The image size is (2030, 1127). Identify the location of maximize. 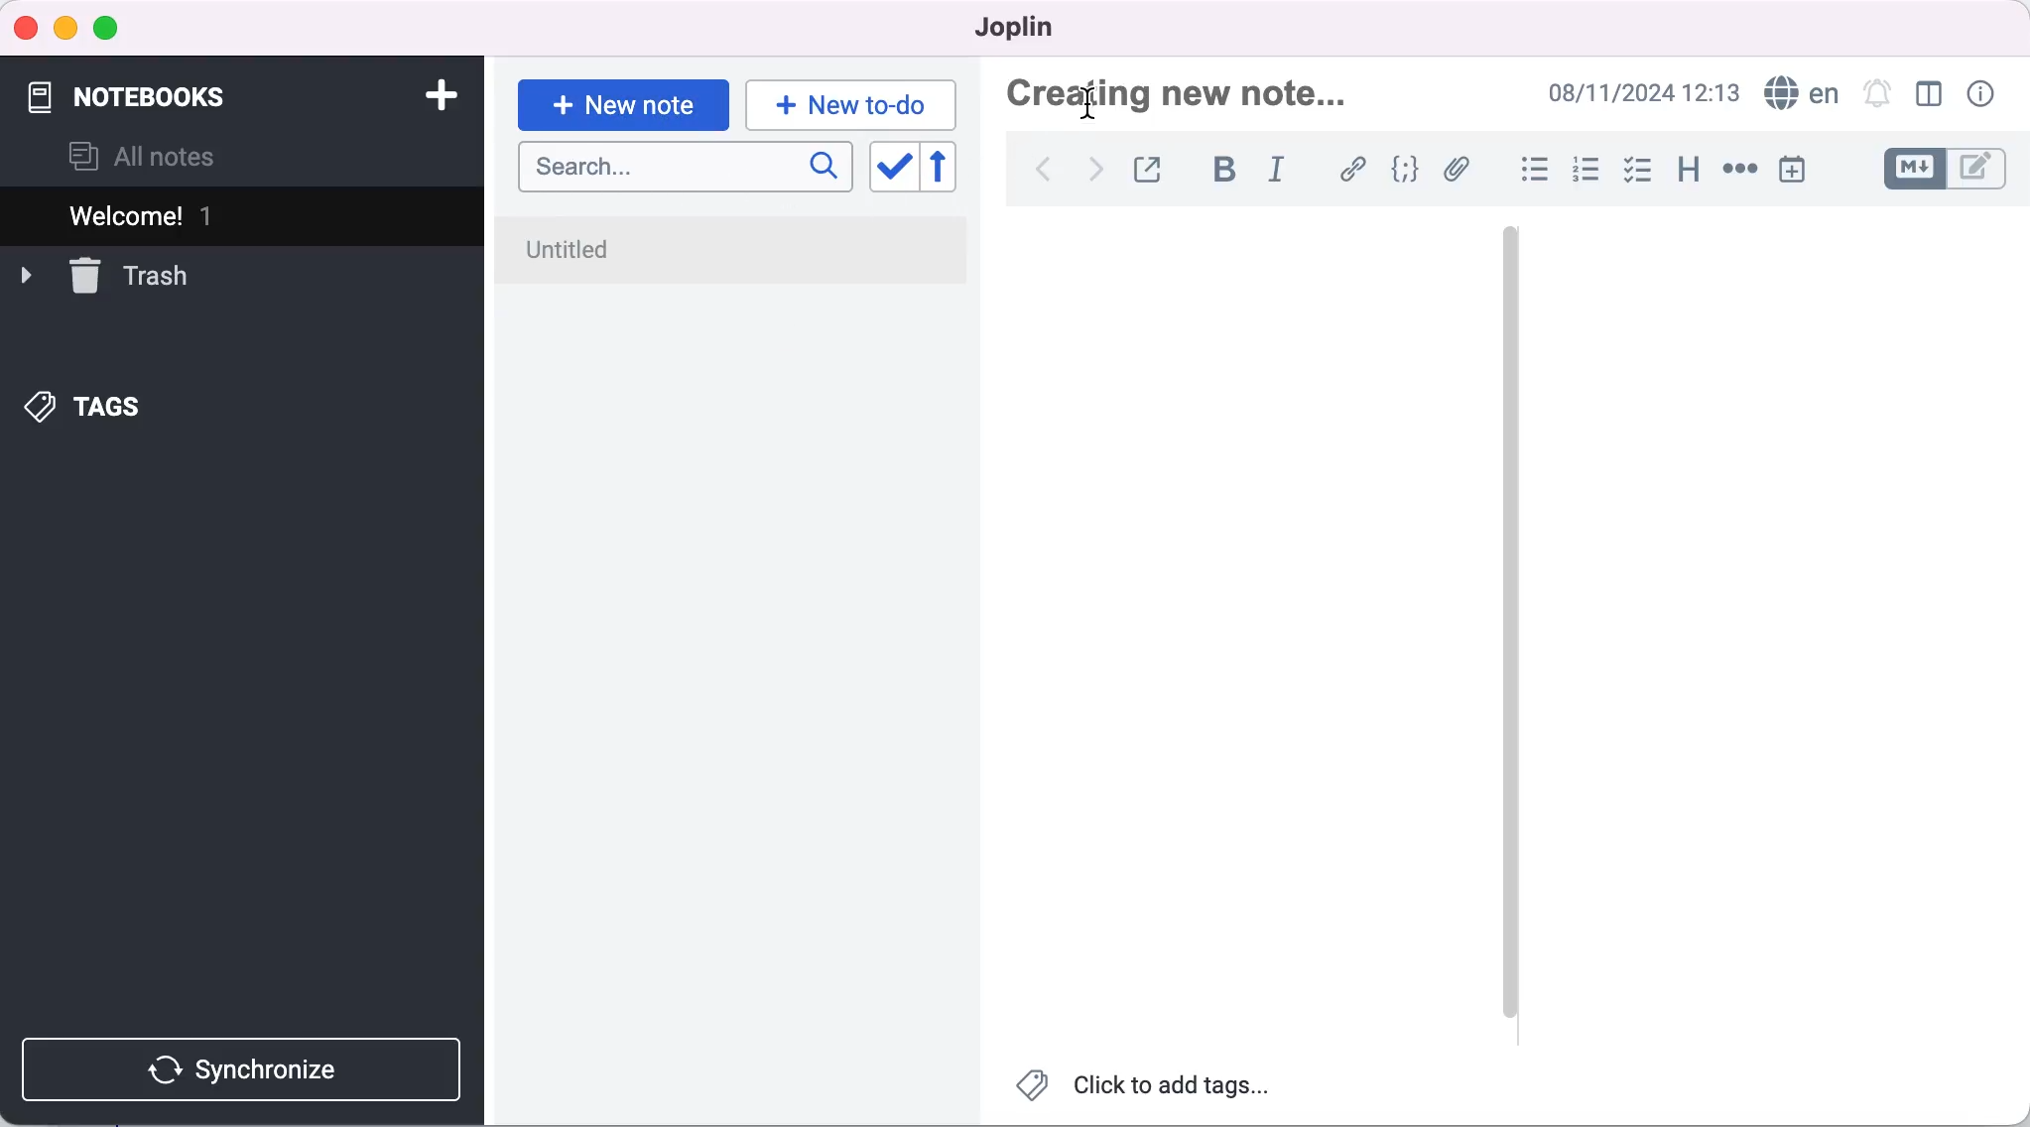
(110, 30).